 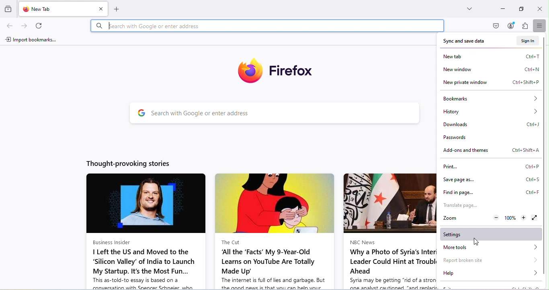 What do you see at coordinates (540, 8) in the screenshot?
I see `Close` at bounding box center [540, 8].